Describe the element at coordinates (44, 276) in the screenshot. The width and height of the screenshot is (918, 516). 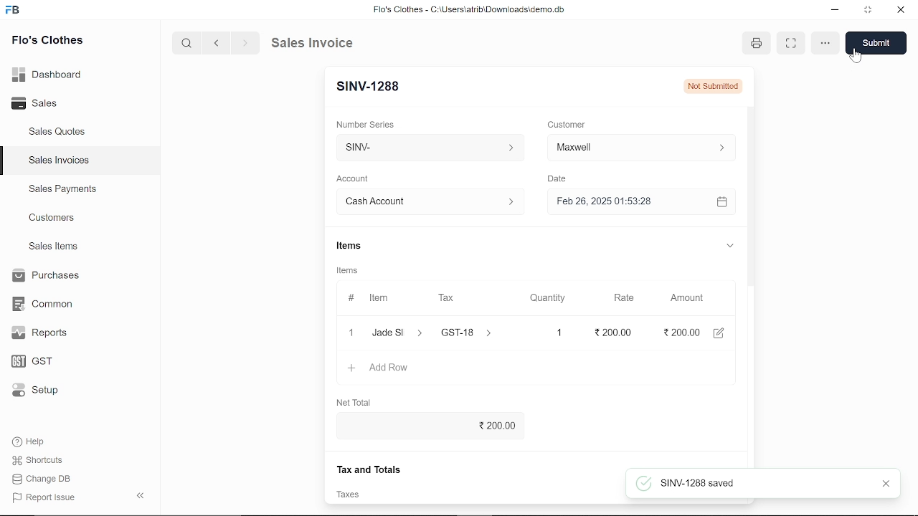
I see `Purchases` at that location.